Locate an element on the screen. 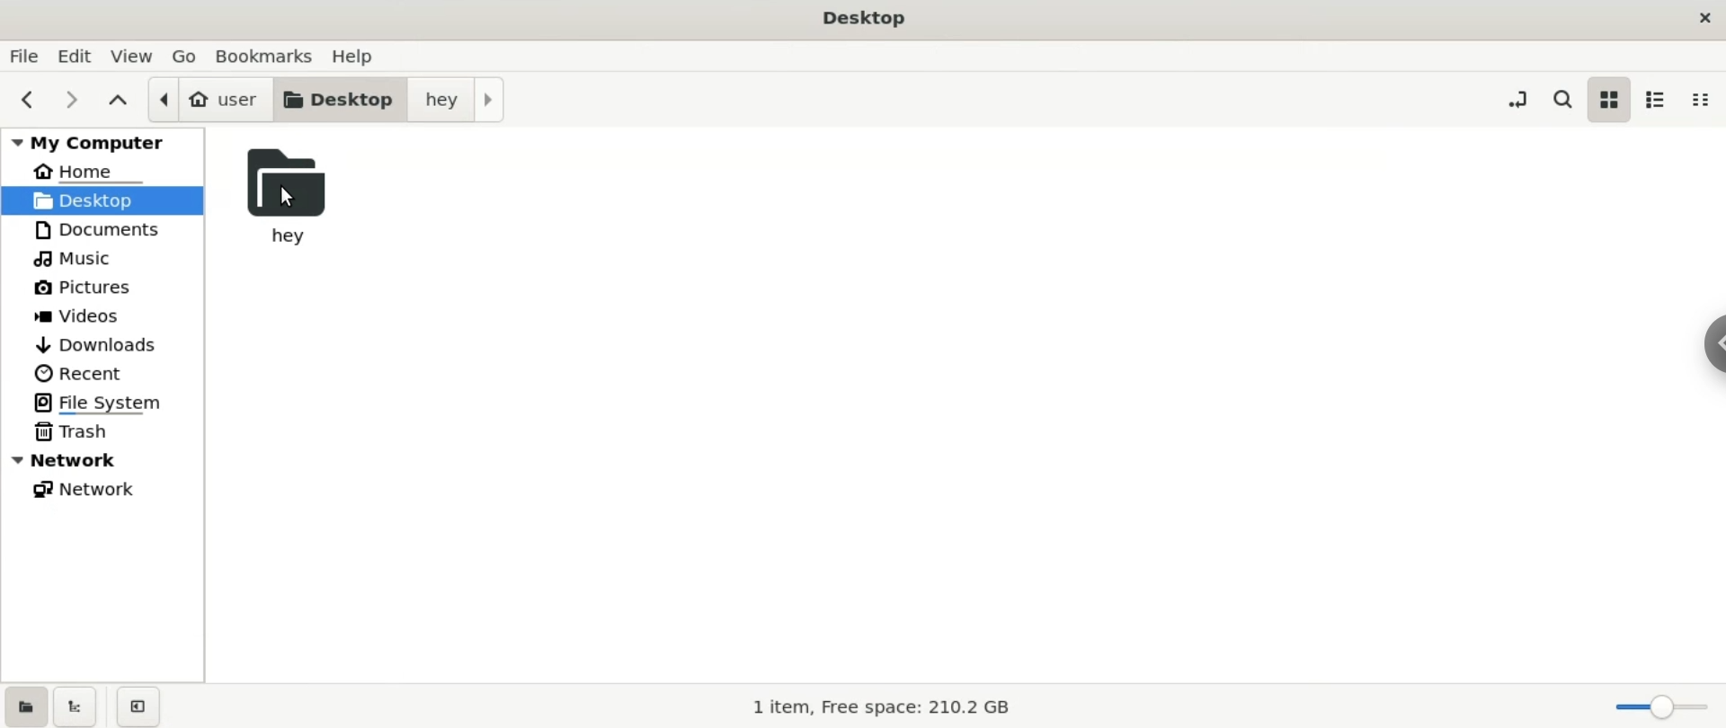 This screenshot has height=728, width=1726. go is located at coordinates (190, 58).